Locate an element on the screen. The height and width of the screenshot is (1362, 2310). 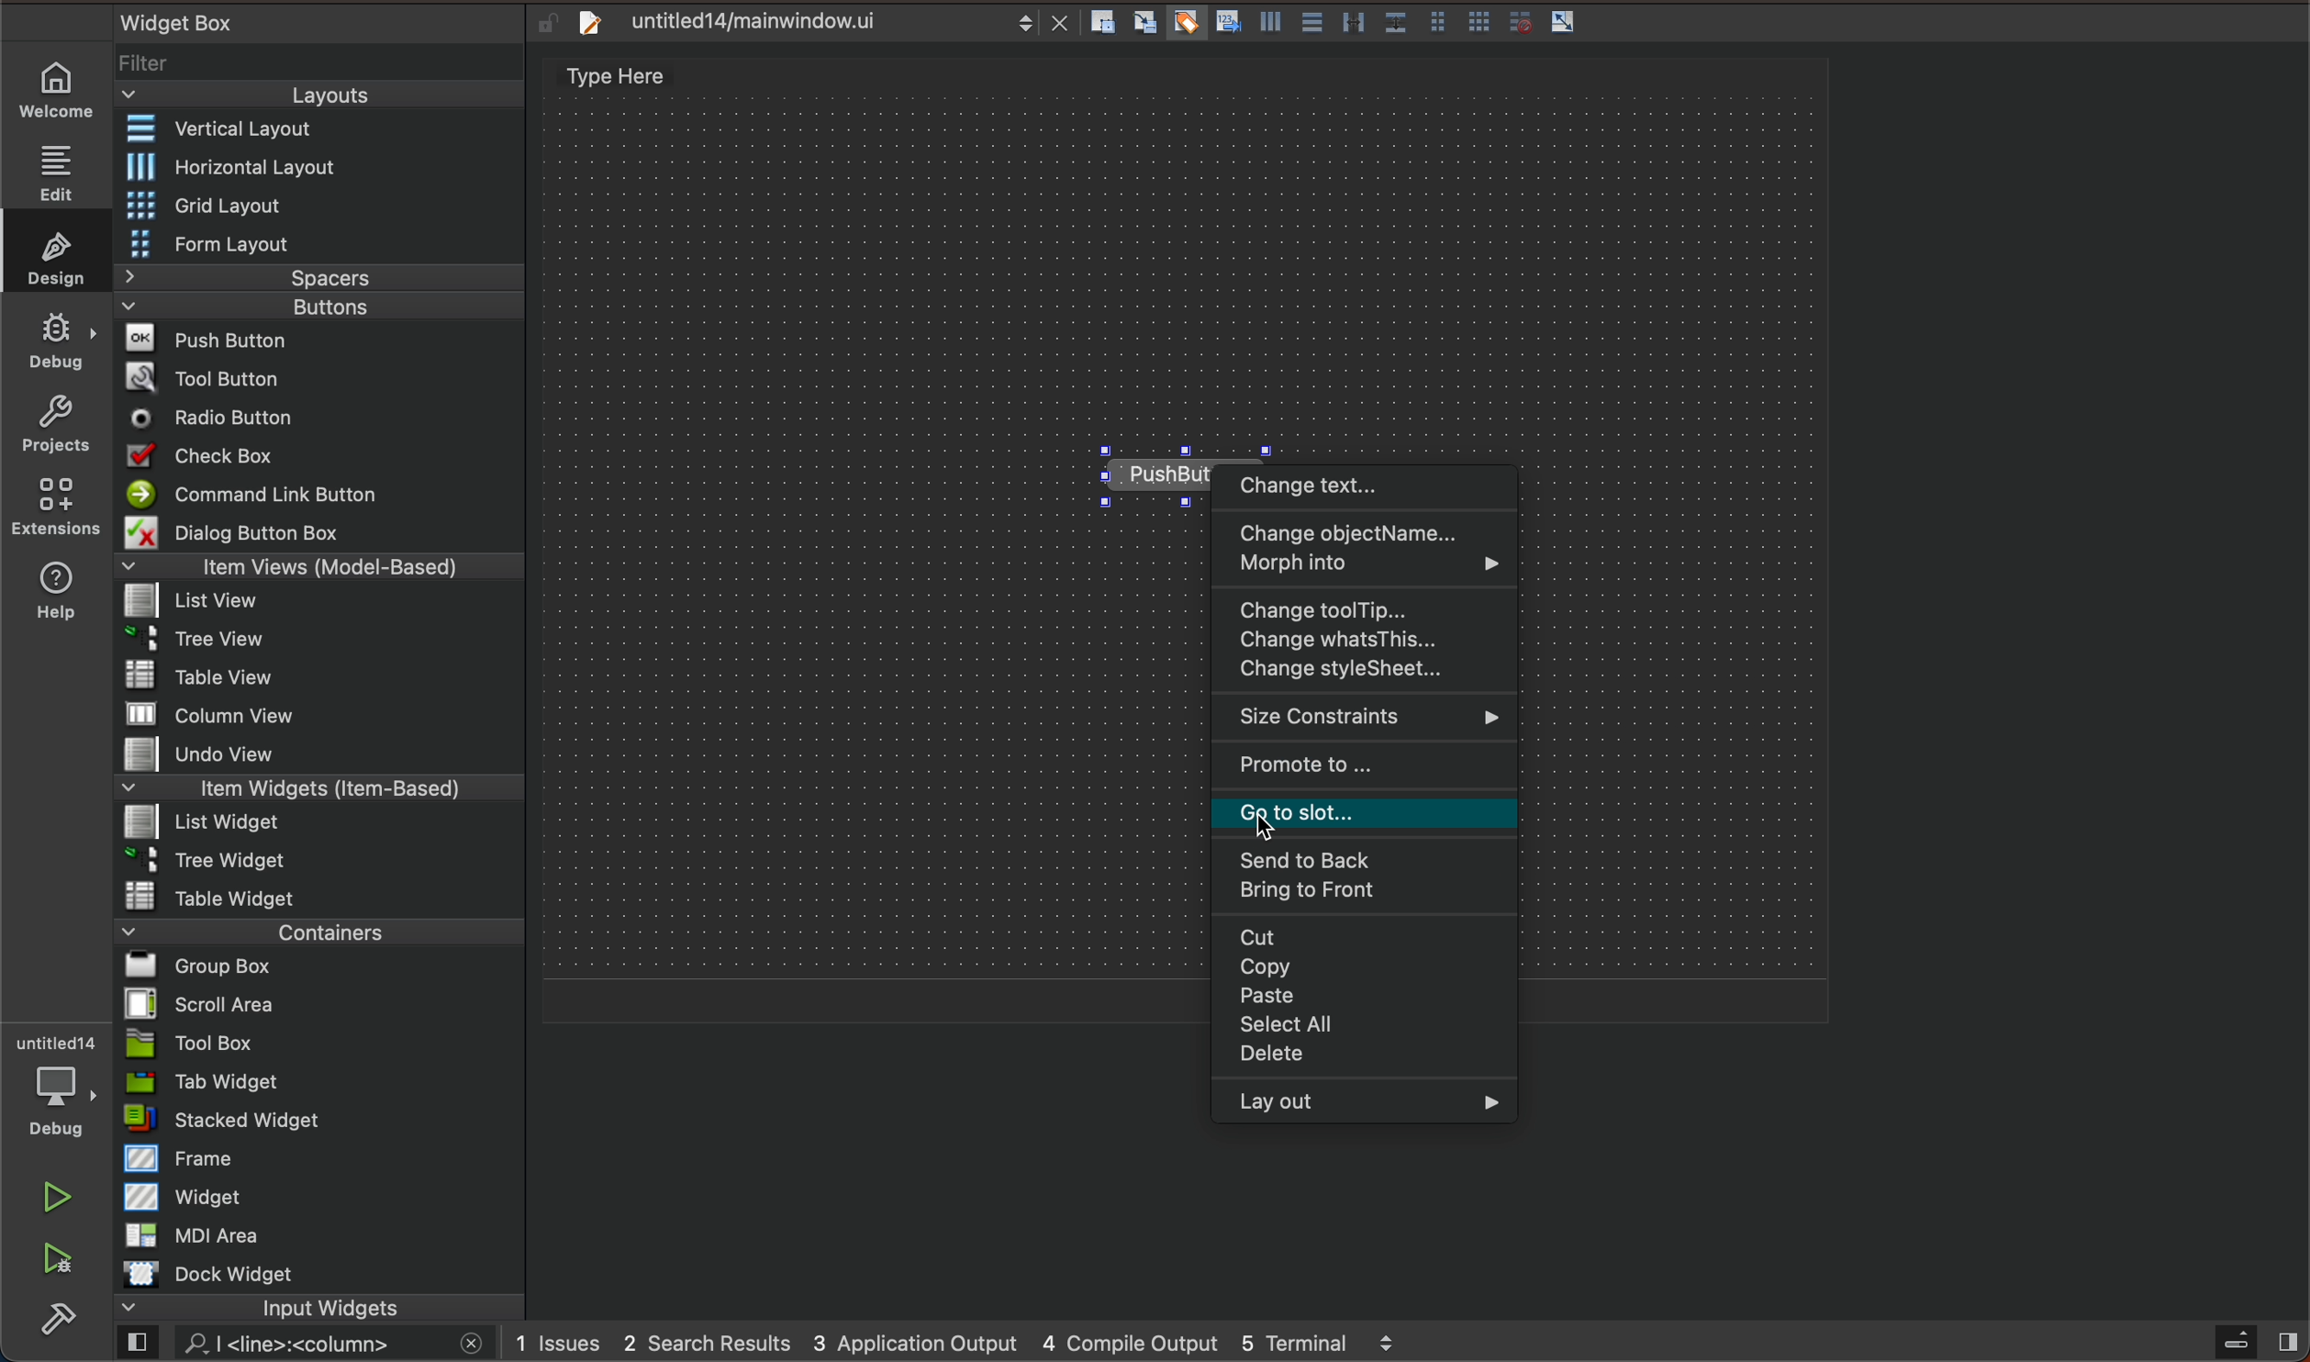
table widget is located at coordinates (325, 897).